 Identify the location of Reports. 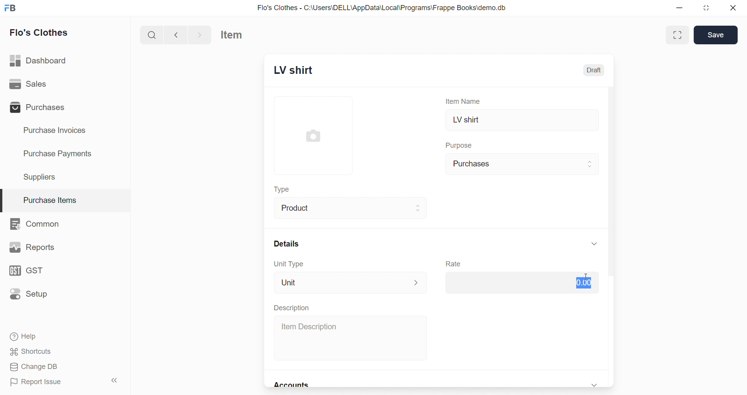
(33, 247).